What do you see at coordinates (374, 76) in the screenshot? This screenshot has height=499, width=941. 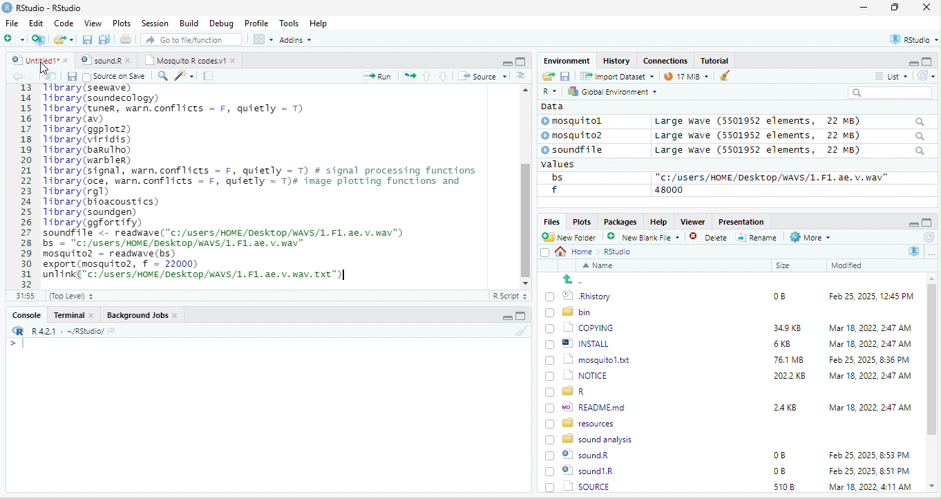 I see `Run` at bounding box center [374, 76].